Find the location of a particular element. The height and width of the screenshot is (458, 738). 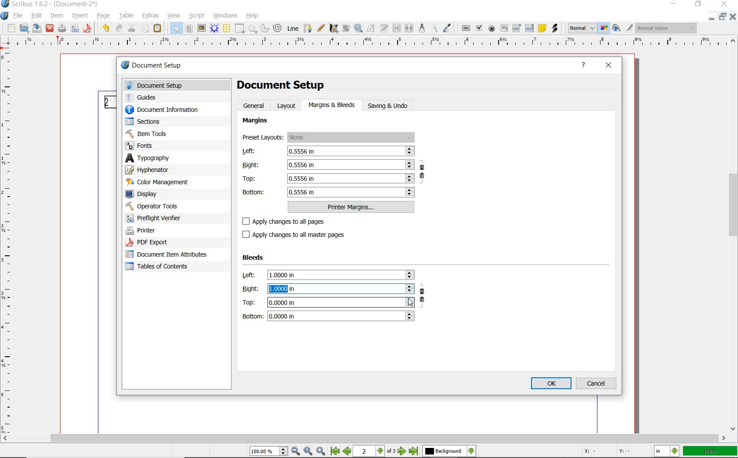

ensure all the bleeds have the same value is located at coordinates (423, 298).